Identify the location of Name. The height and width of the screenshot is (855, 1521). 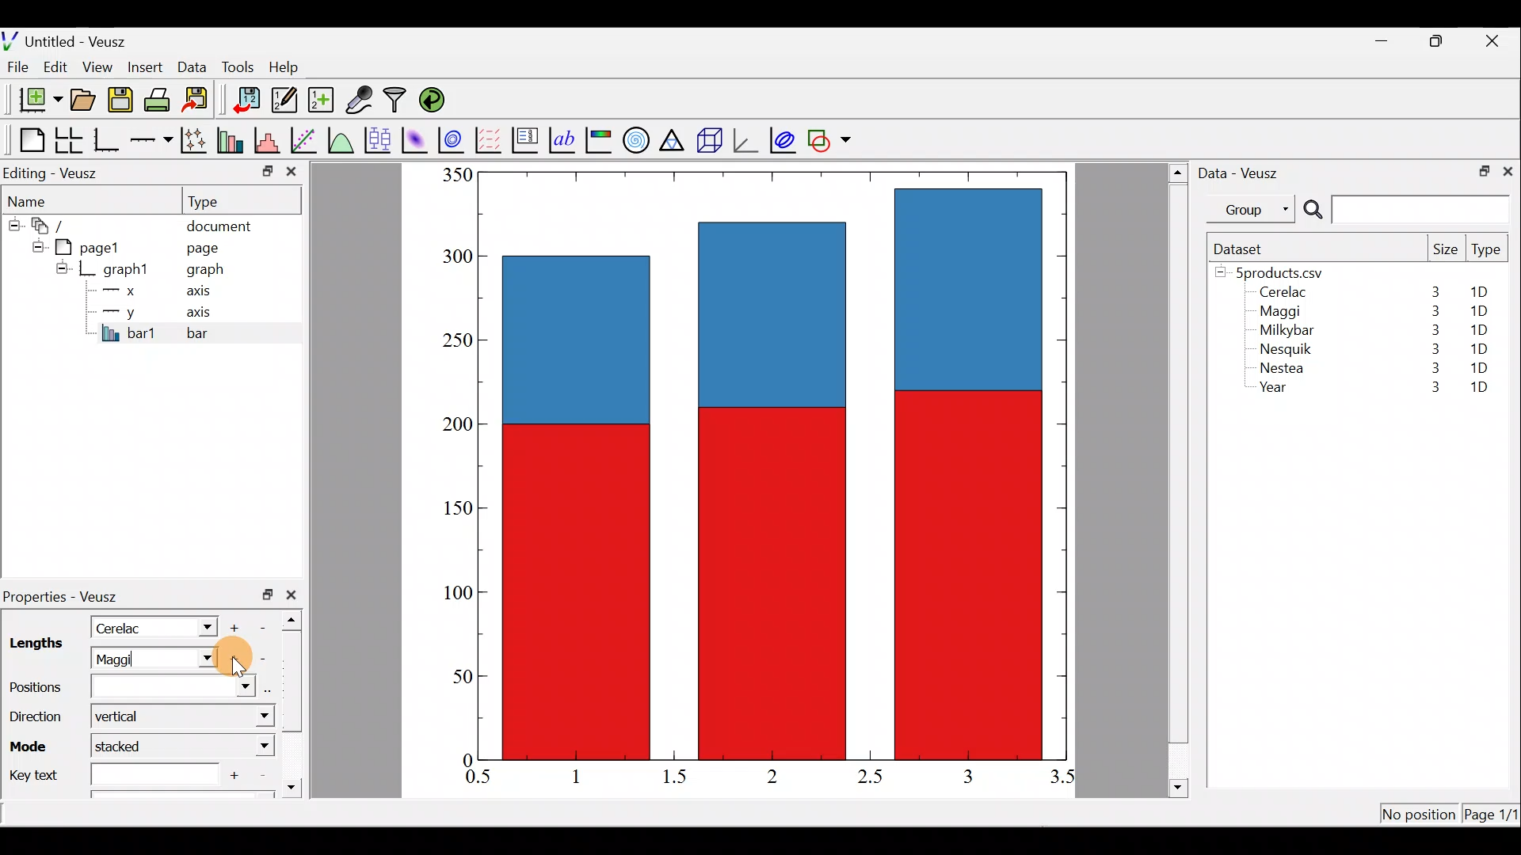
(36, 199).